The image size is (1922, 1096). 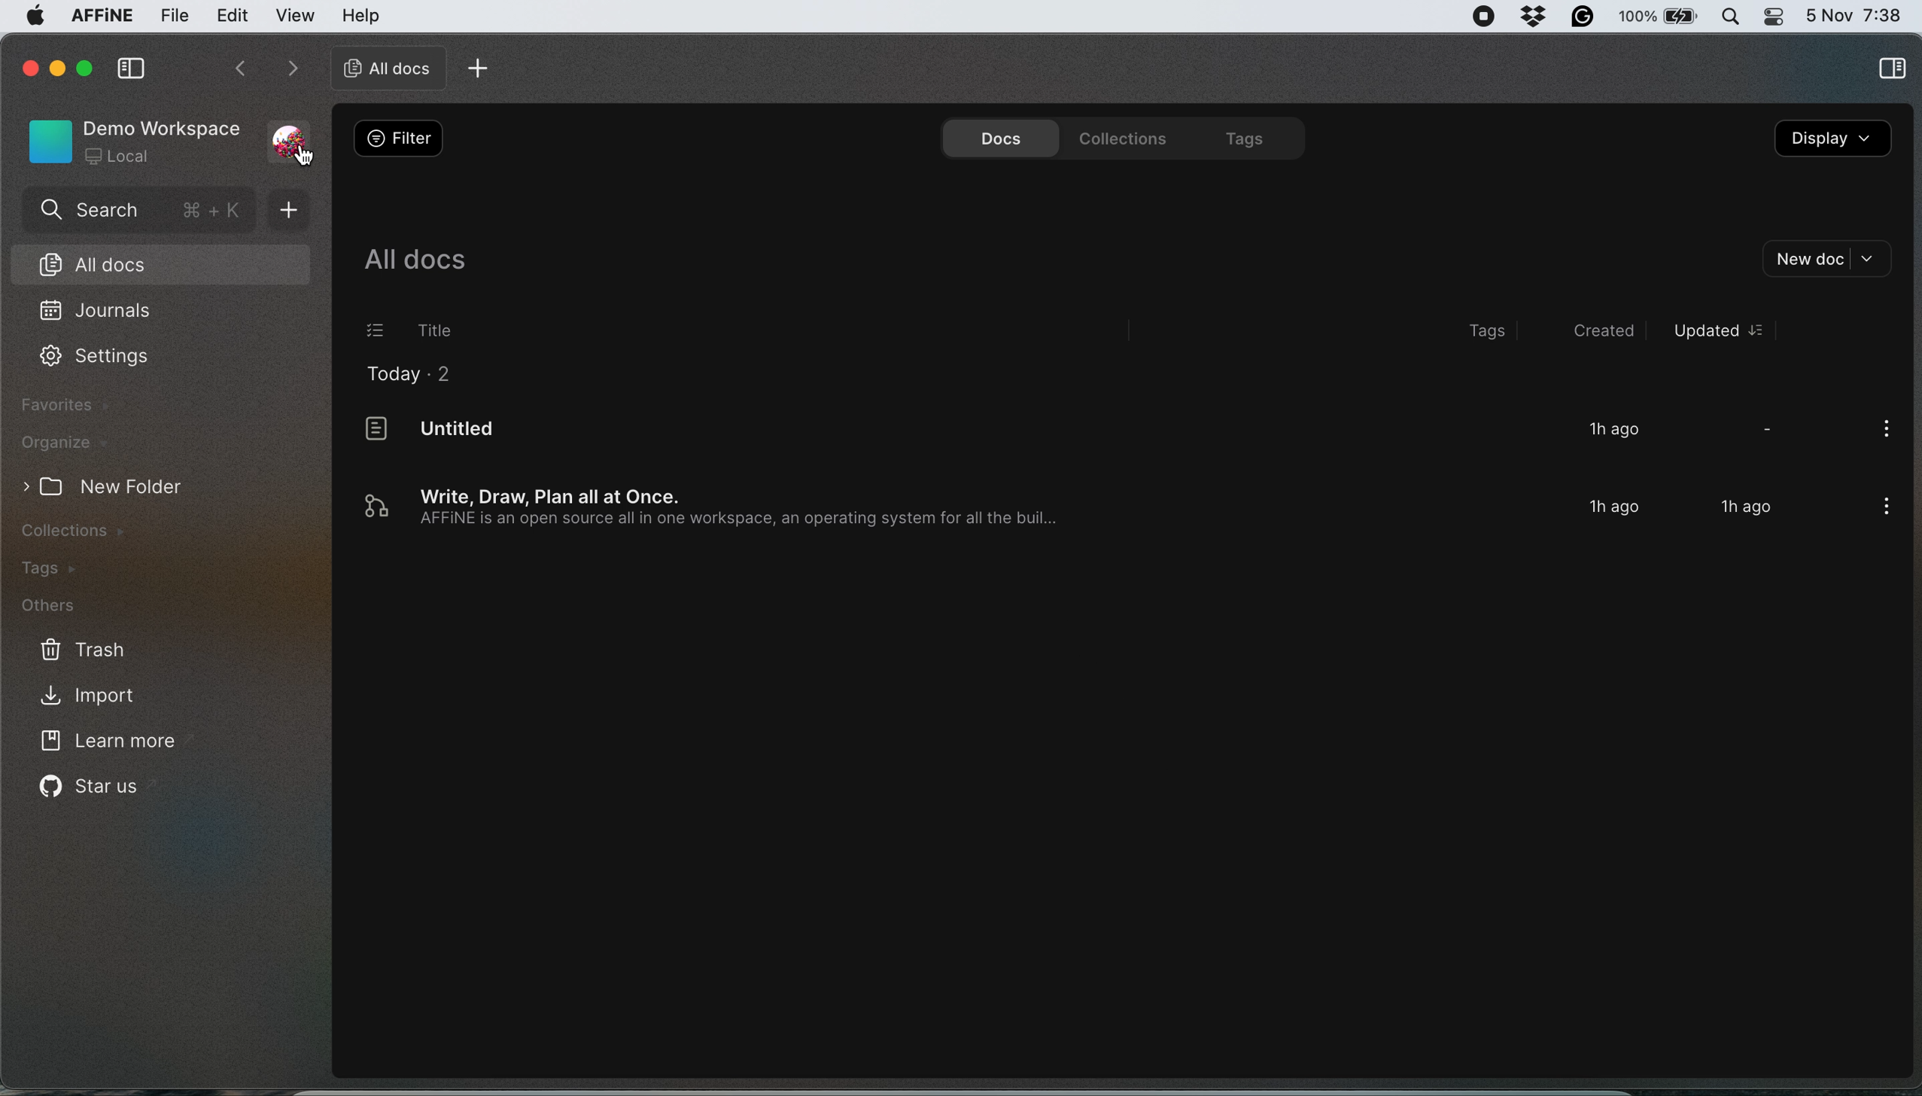 What do you see at coordinates (60, 568) in the screenshot?
I see `tags` at bounding box center [60, 568].